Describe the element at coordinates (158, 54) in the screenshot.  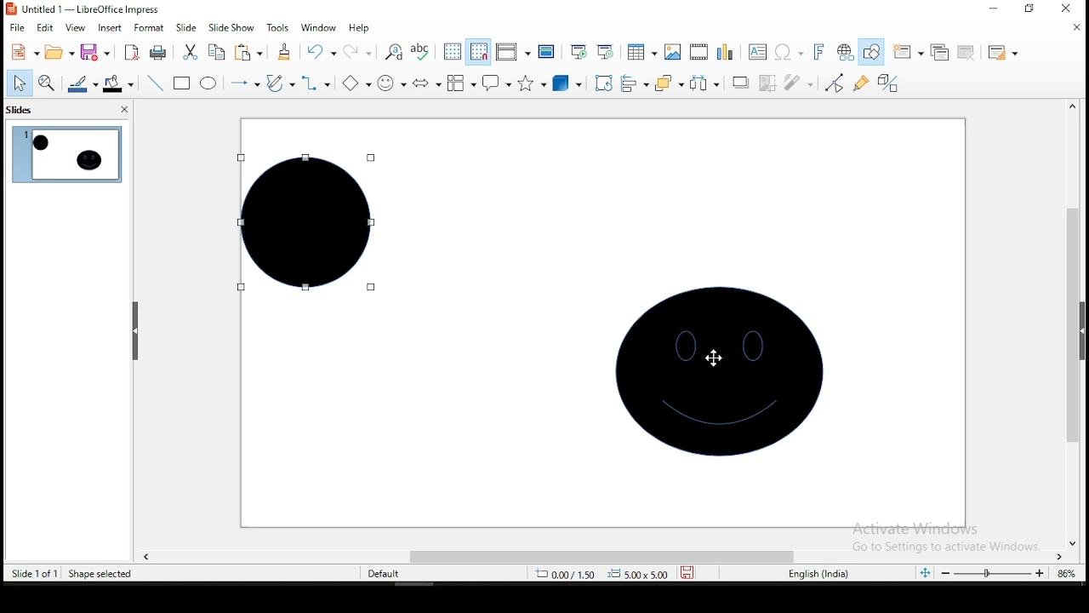
I see `print` at that location.